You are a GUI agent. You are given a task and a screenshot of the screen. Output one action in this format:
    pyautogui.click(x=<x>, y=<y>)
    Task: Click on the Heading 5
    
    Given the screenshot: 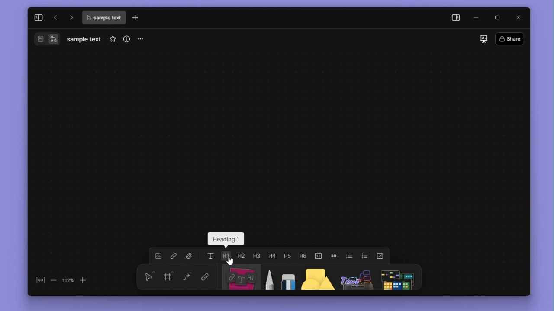 What is the action you would take?
    pyautogui.click(x=287, y=256)
    